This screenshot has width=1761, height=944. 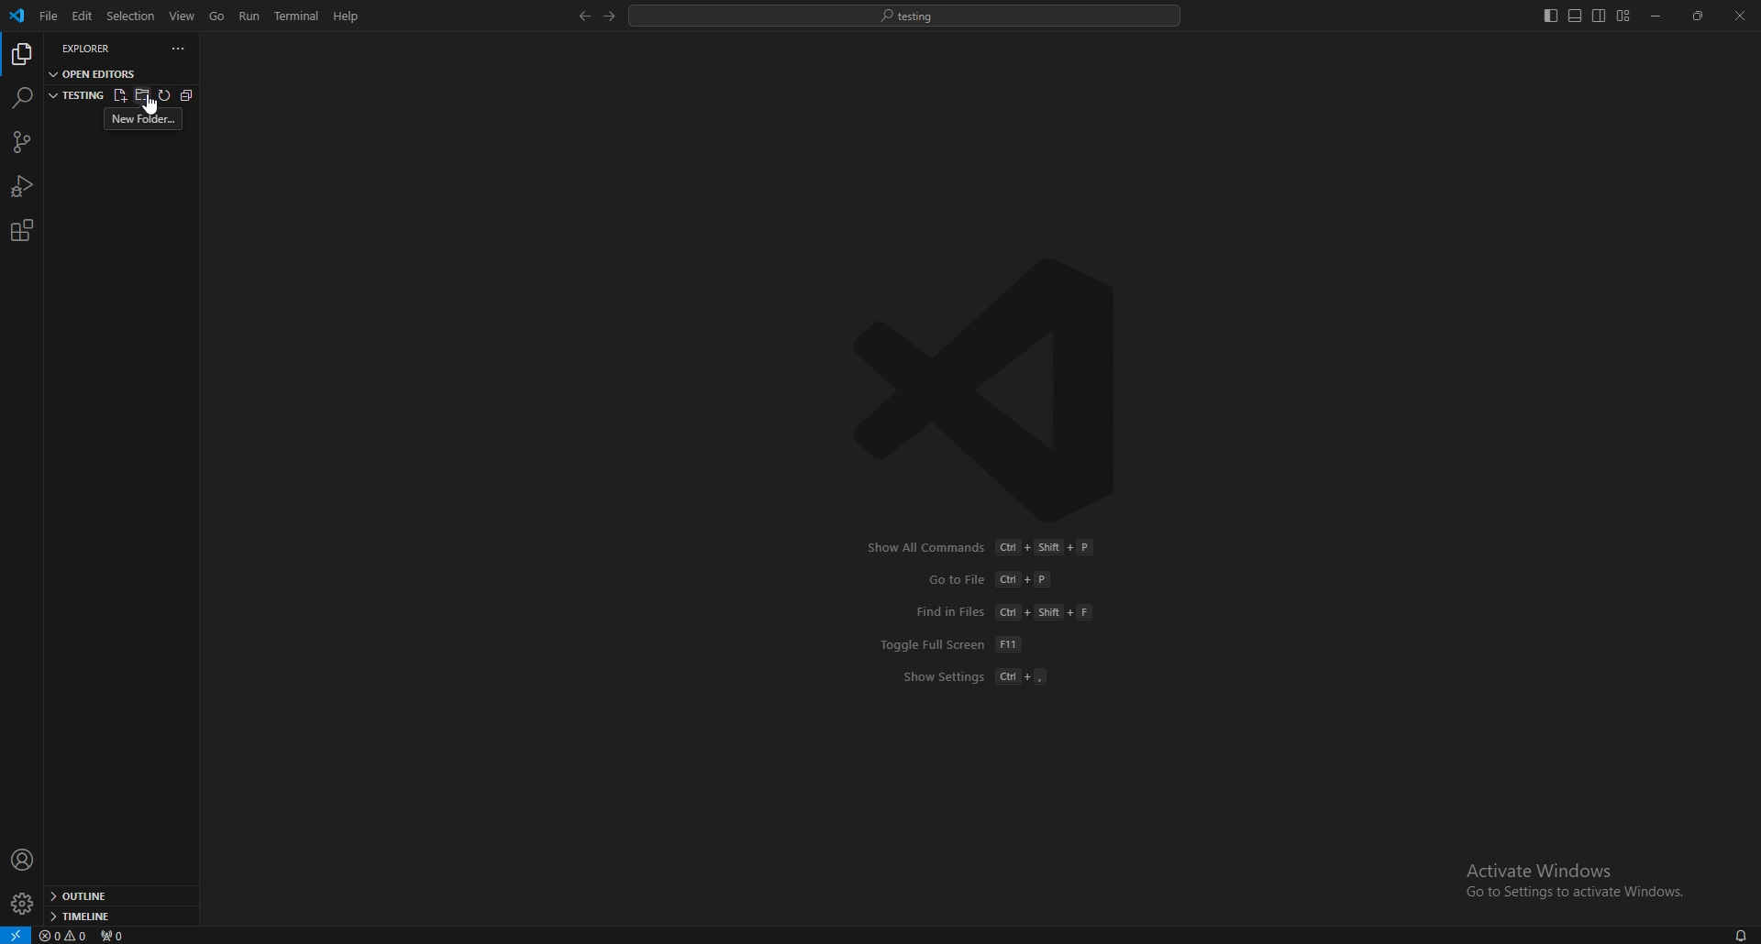 I want to click on open a remote window, so click(x=15, y=934).